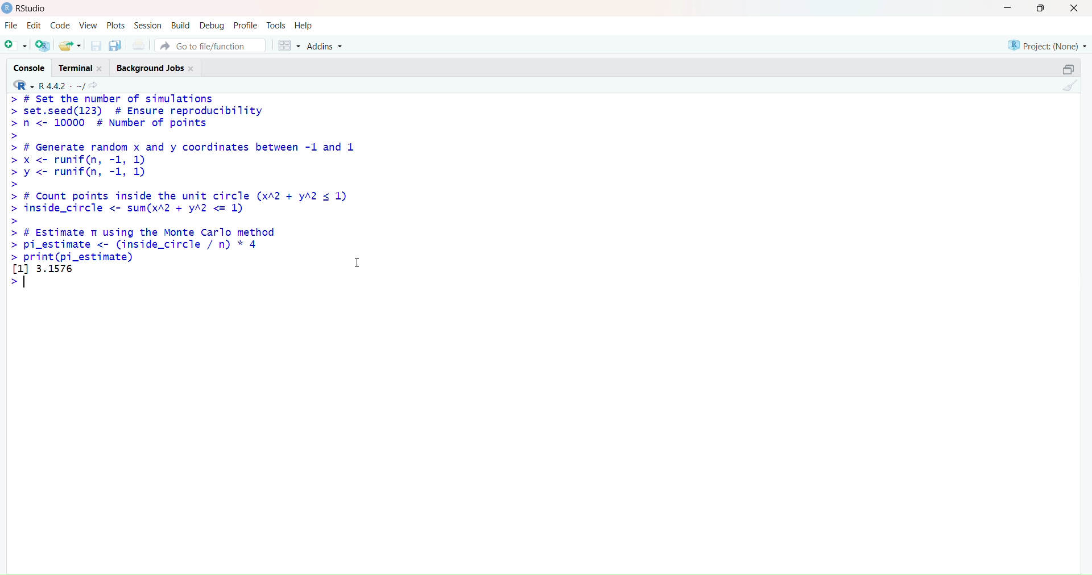  I want to click on R 4.2.2~/, so click(63, 85).